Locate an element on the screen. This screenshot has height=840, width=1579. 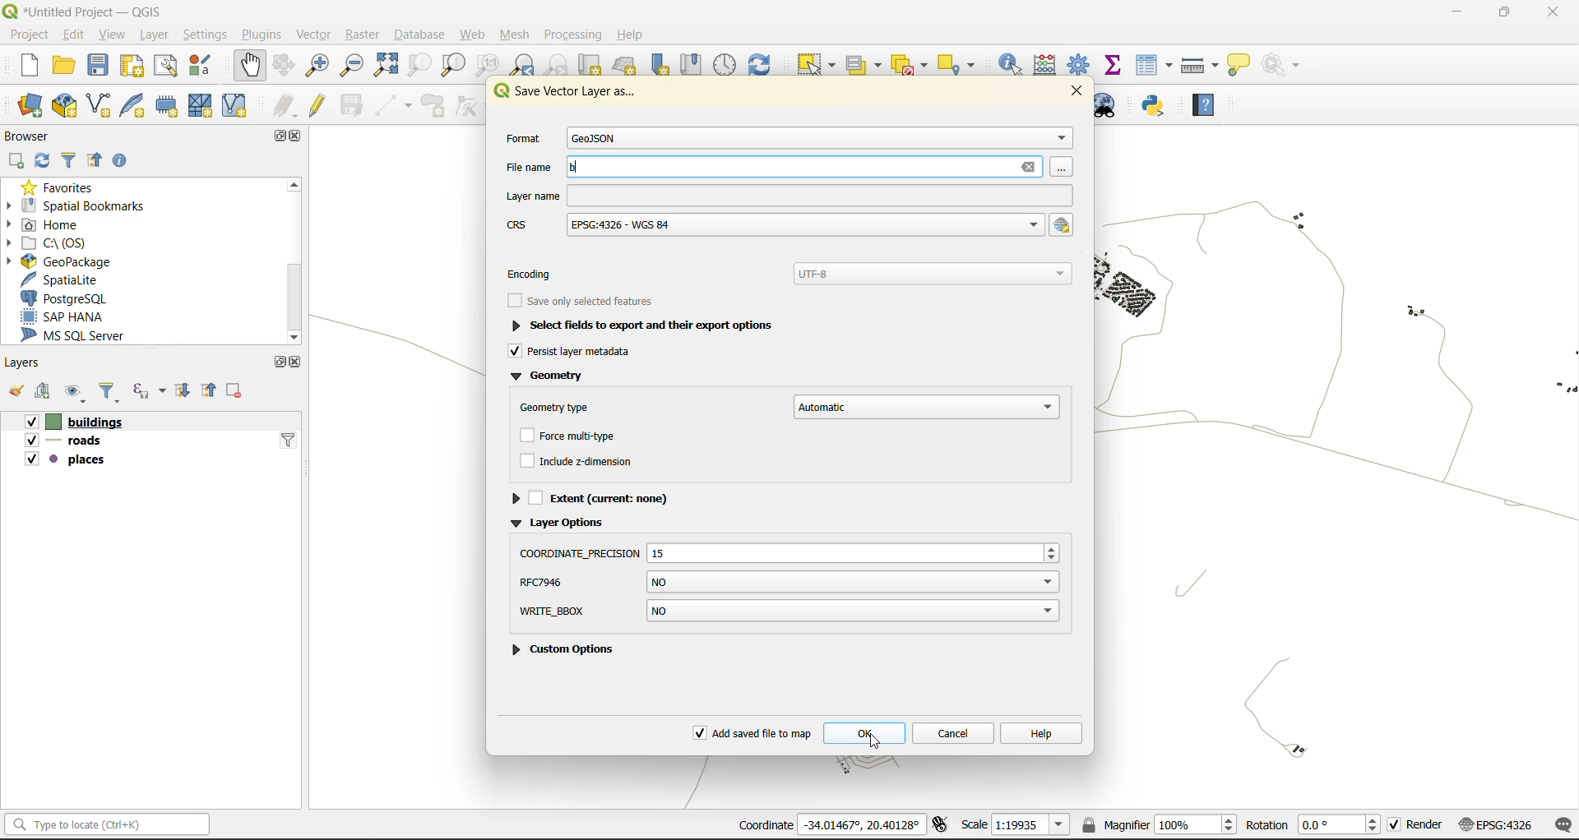
shpt is located at coordinates (788, 583).